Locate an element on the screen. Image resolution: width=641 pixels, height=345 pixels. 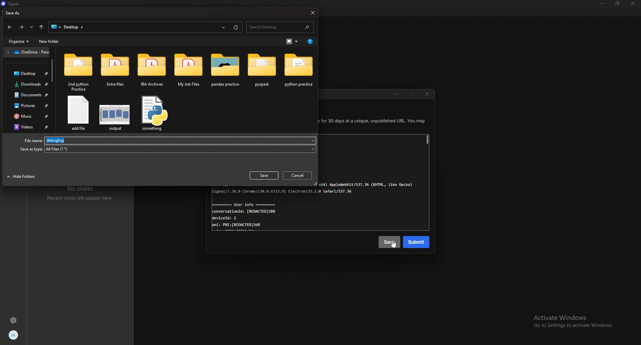
pictures is located at coordinates (29, 106).